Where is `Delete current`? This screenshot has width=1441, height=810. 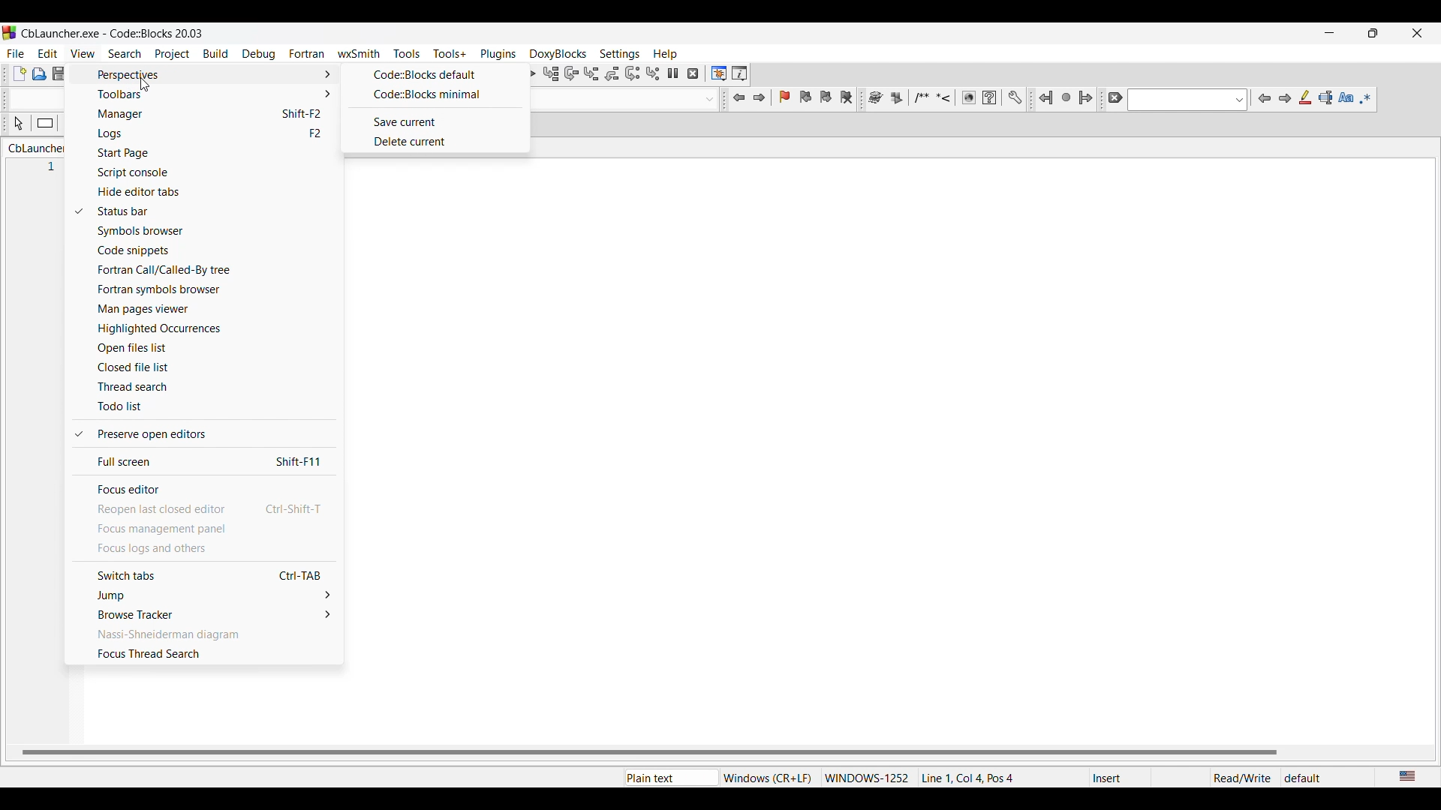 Delete current is located at coordinates (439, 142).